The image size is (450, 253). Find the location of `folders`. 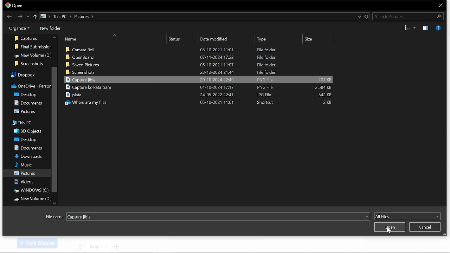

folders is located at coordinates (26, 103).